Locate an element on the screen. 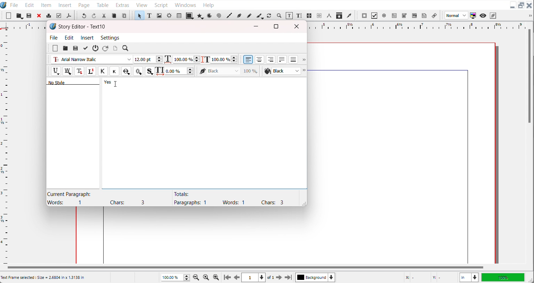  Preflight verifier is located at coordinates (58, 16).